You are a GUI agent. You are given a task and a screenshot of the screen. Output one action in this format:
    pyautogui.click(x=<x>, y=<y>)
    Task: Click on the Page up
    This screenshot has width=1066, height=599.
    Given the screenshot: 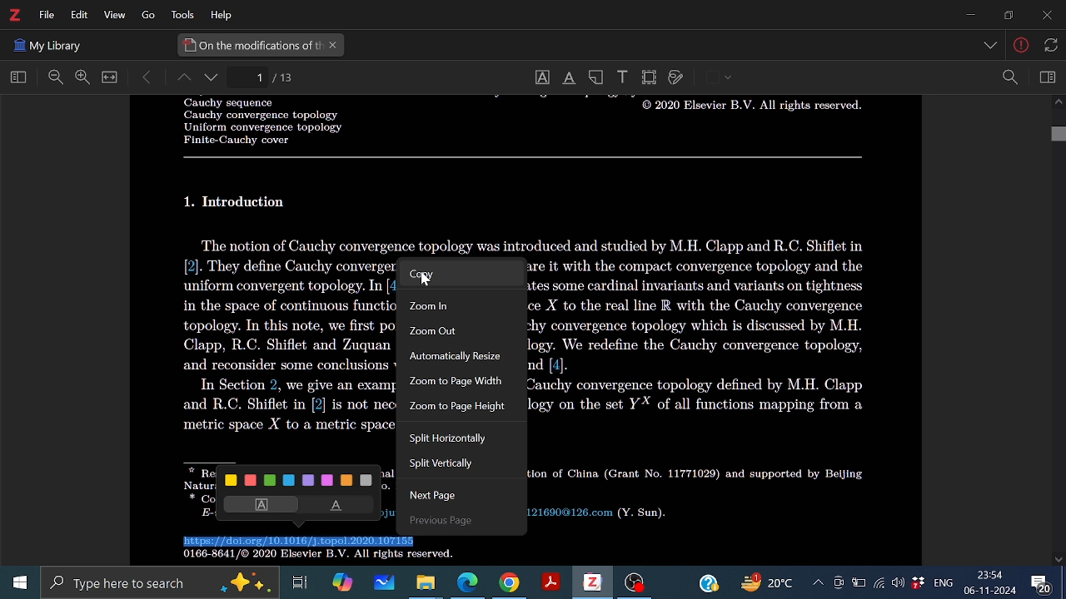 What is the action you would take?
    pyautogui.click(x=182, y=79)
    